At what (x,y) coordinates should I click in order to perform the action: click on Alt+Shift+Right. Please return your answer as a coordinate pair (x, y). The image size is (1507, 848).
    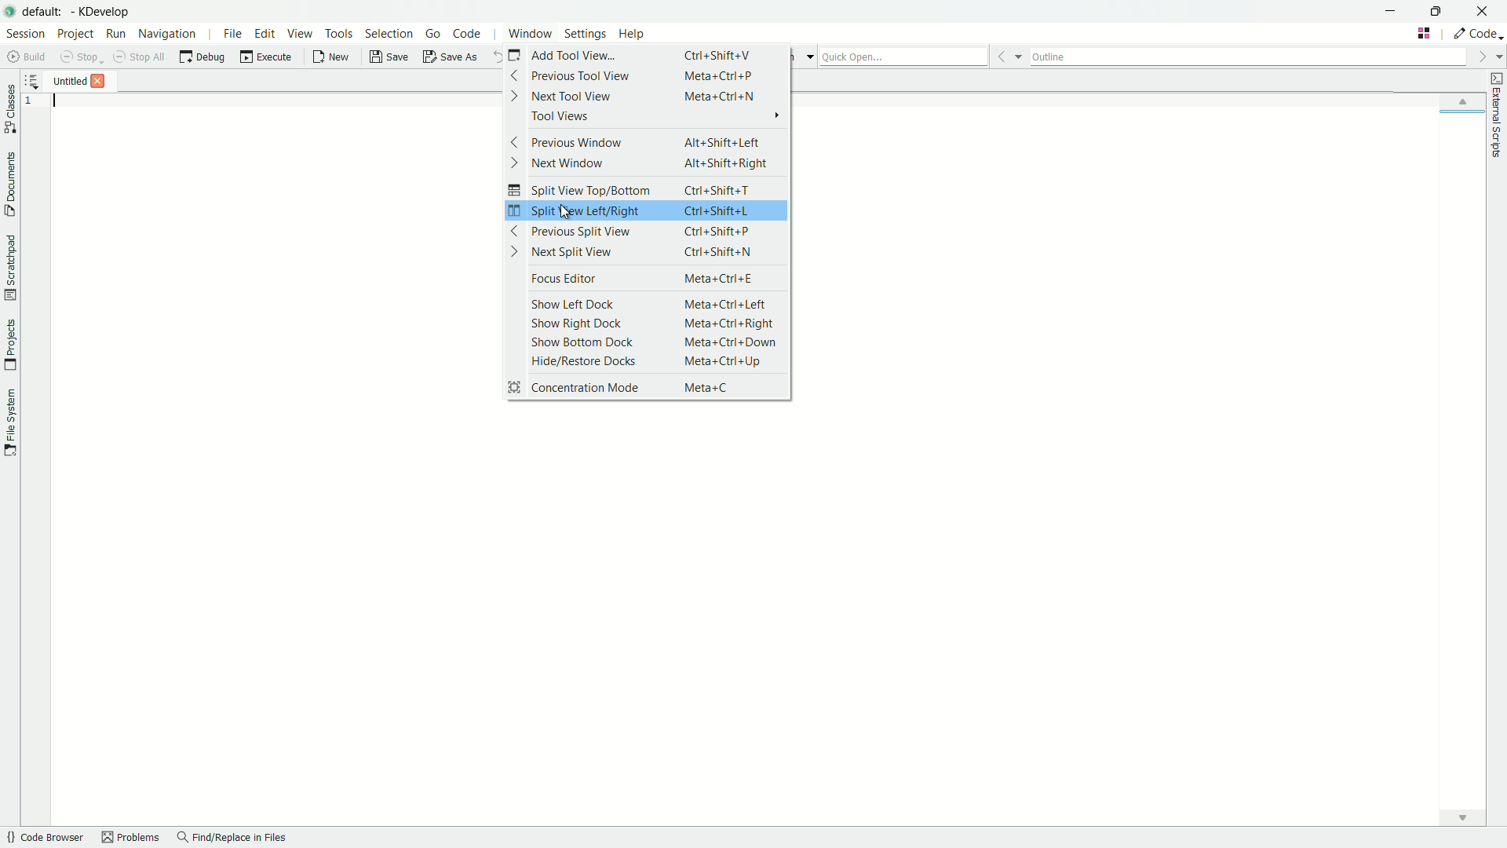
    Looking at the image, I should click on (730, 165).